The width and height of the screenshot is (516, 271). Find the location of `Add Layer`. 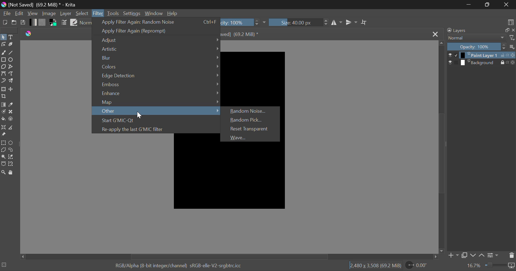

Add Layer is located at coordinates (452, 255).